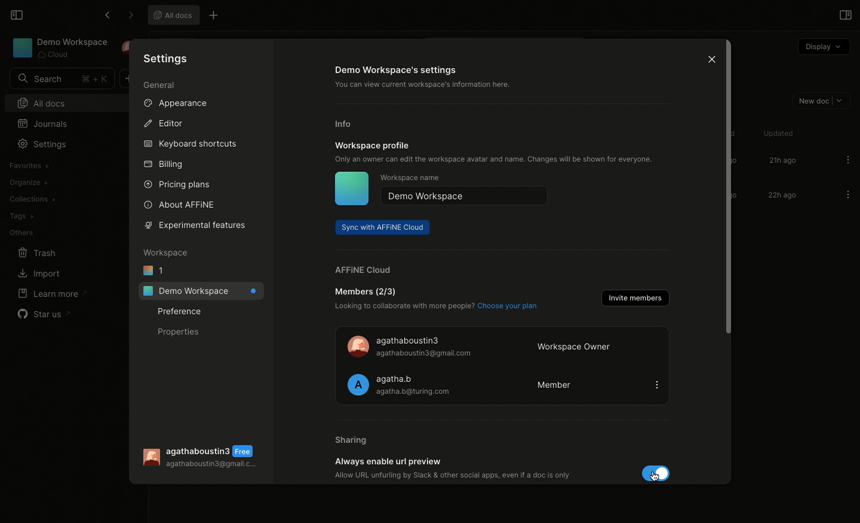  Describe the element at coordinates (199, 227) in the screenshot. I see `Experimental features` at that location.